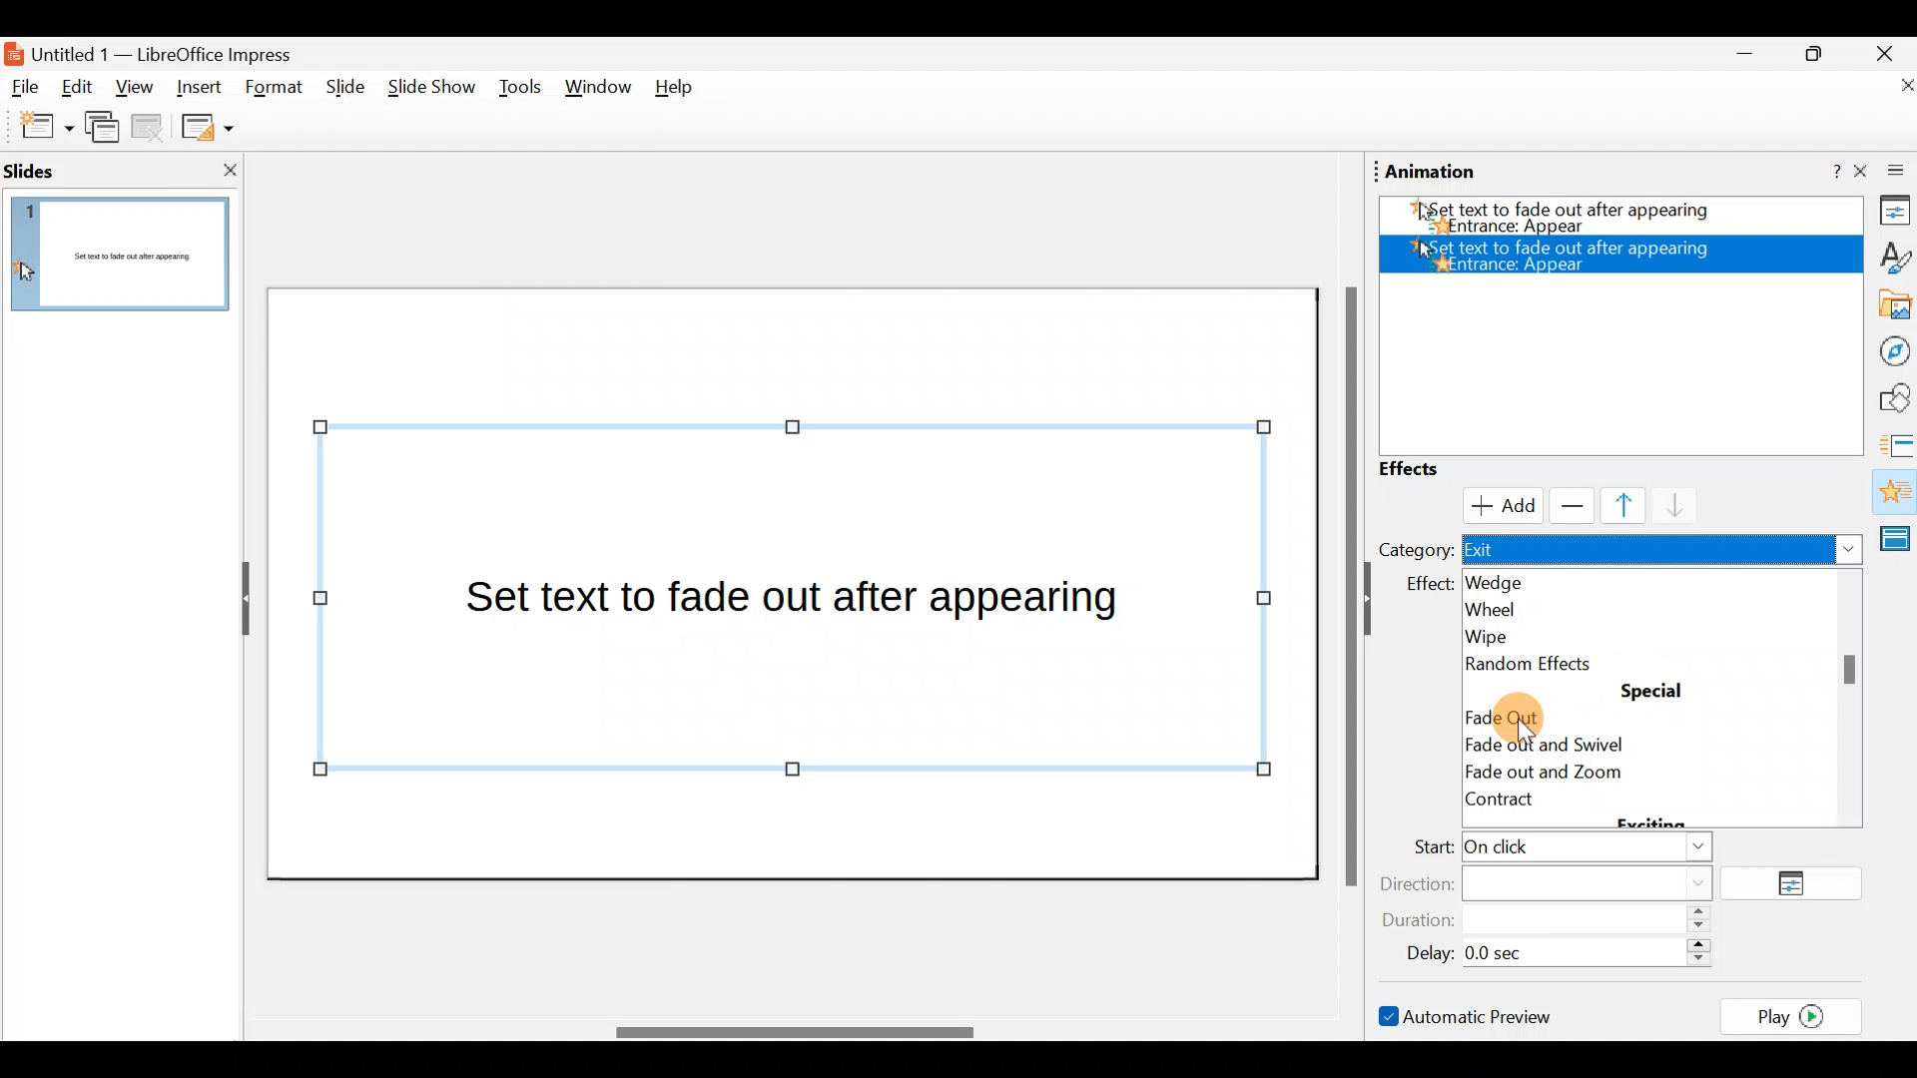 Image resolution: width=1917 pixels, height=1078 pixels. Describe the element at coordinates (1469, 1015) in the screenshot. I see `Automatic preview` at that location.